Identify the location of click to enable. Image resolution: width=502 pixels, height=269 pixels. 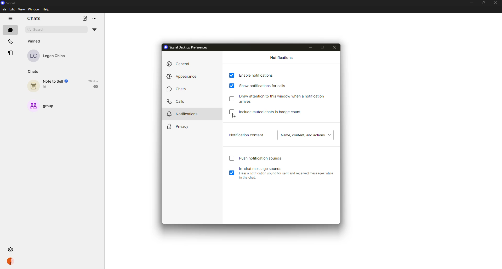
(232, 98).